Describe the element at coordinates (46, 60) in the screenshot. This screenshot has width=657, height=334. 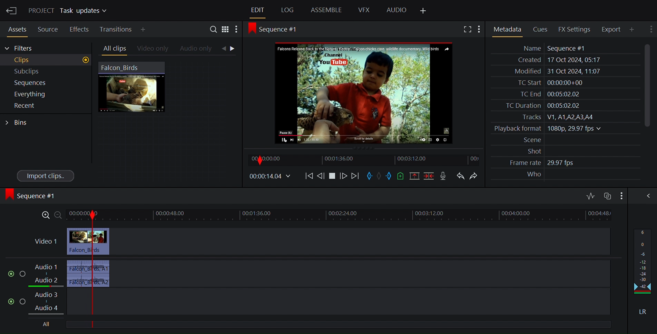
I see `Clips` at that location.